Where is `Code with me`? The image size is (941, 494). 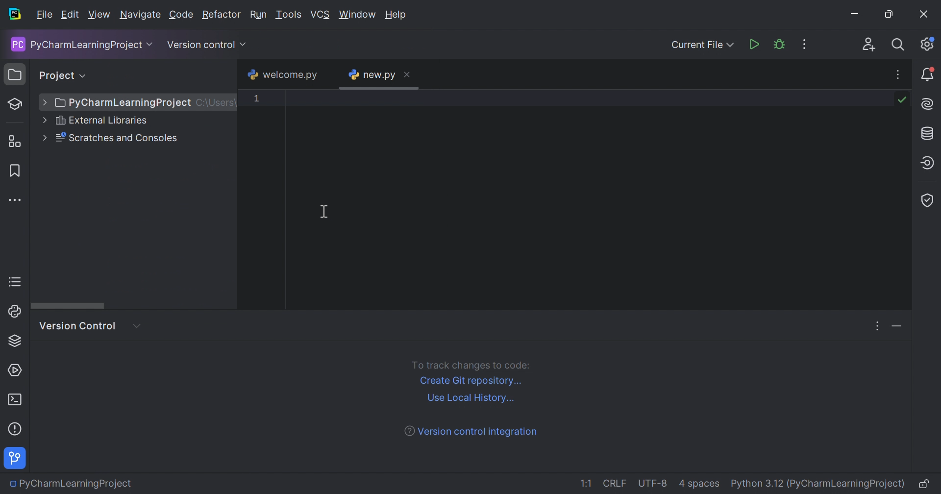 Code with me is located at coordinates (869, 45).